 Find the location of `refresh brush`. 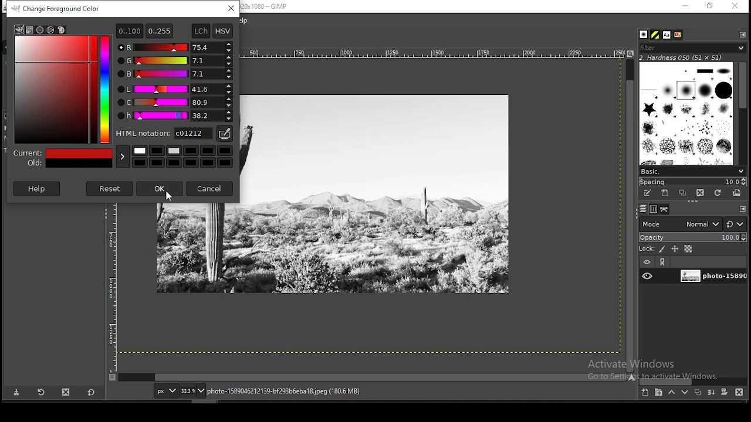

refresh brush is located at coordinates (718, 193).